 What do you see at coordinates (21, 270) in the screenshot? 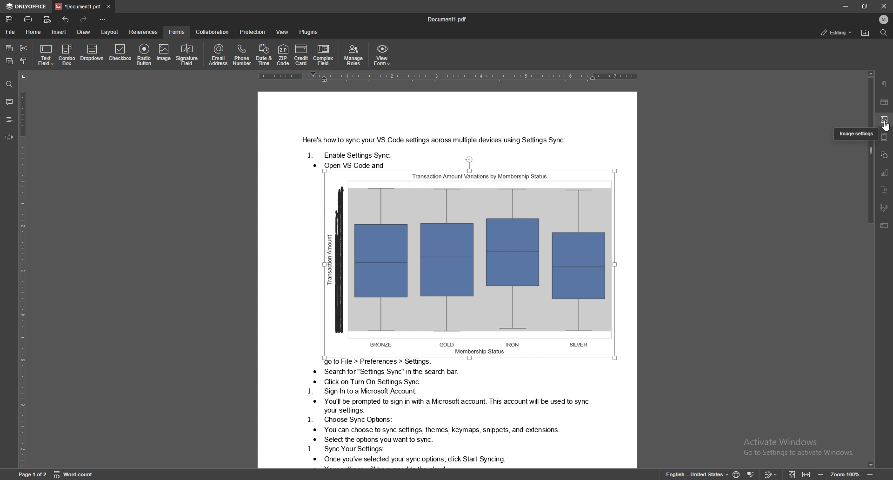
I see `vertical scale` at bounding box center [21, 270].